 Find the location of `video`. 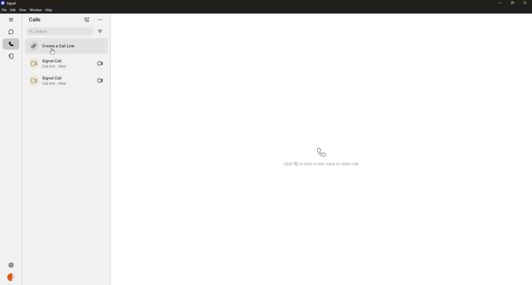

video is located at coordinates (100, 80).